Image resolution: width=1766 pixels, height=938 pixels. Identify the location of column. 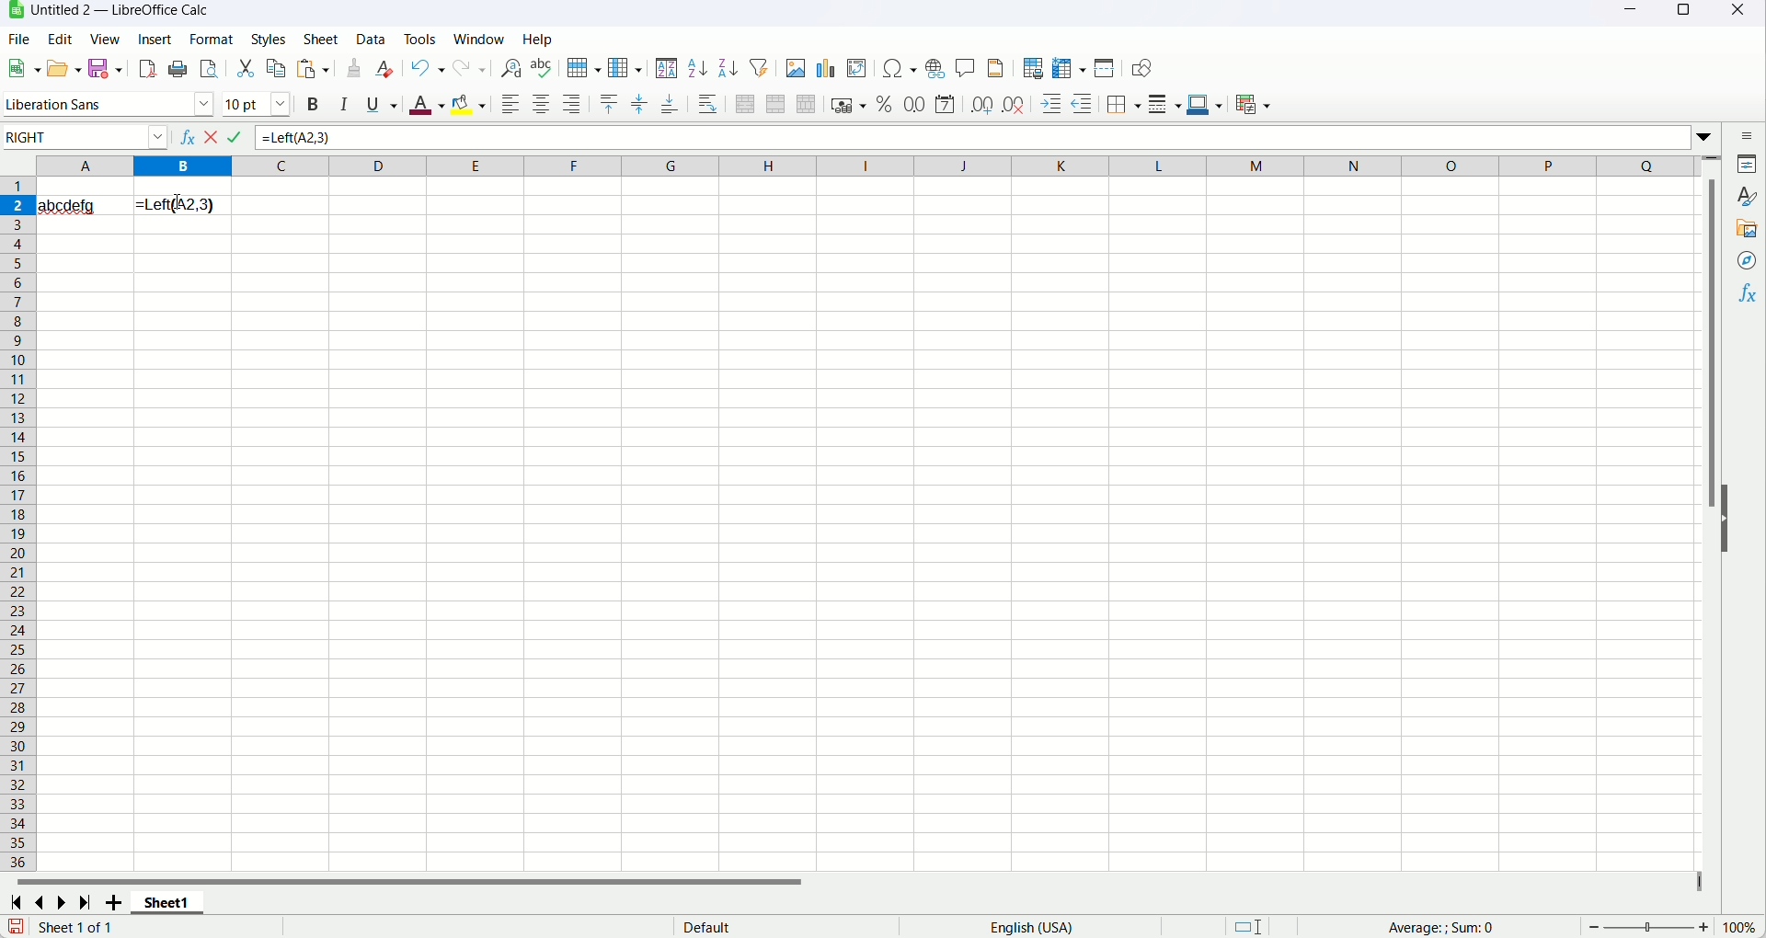
(868, 166).